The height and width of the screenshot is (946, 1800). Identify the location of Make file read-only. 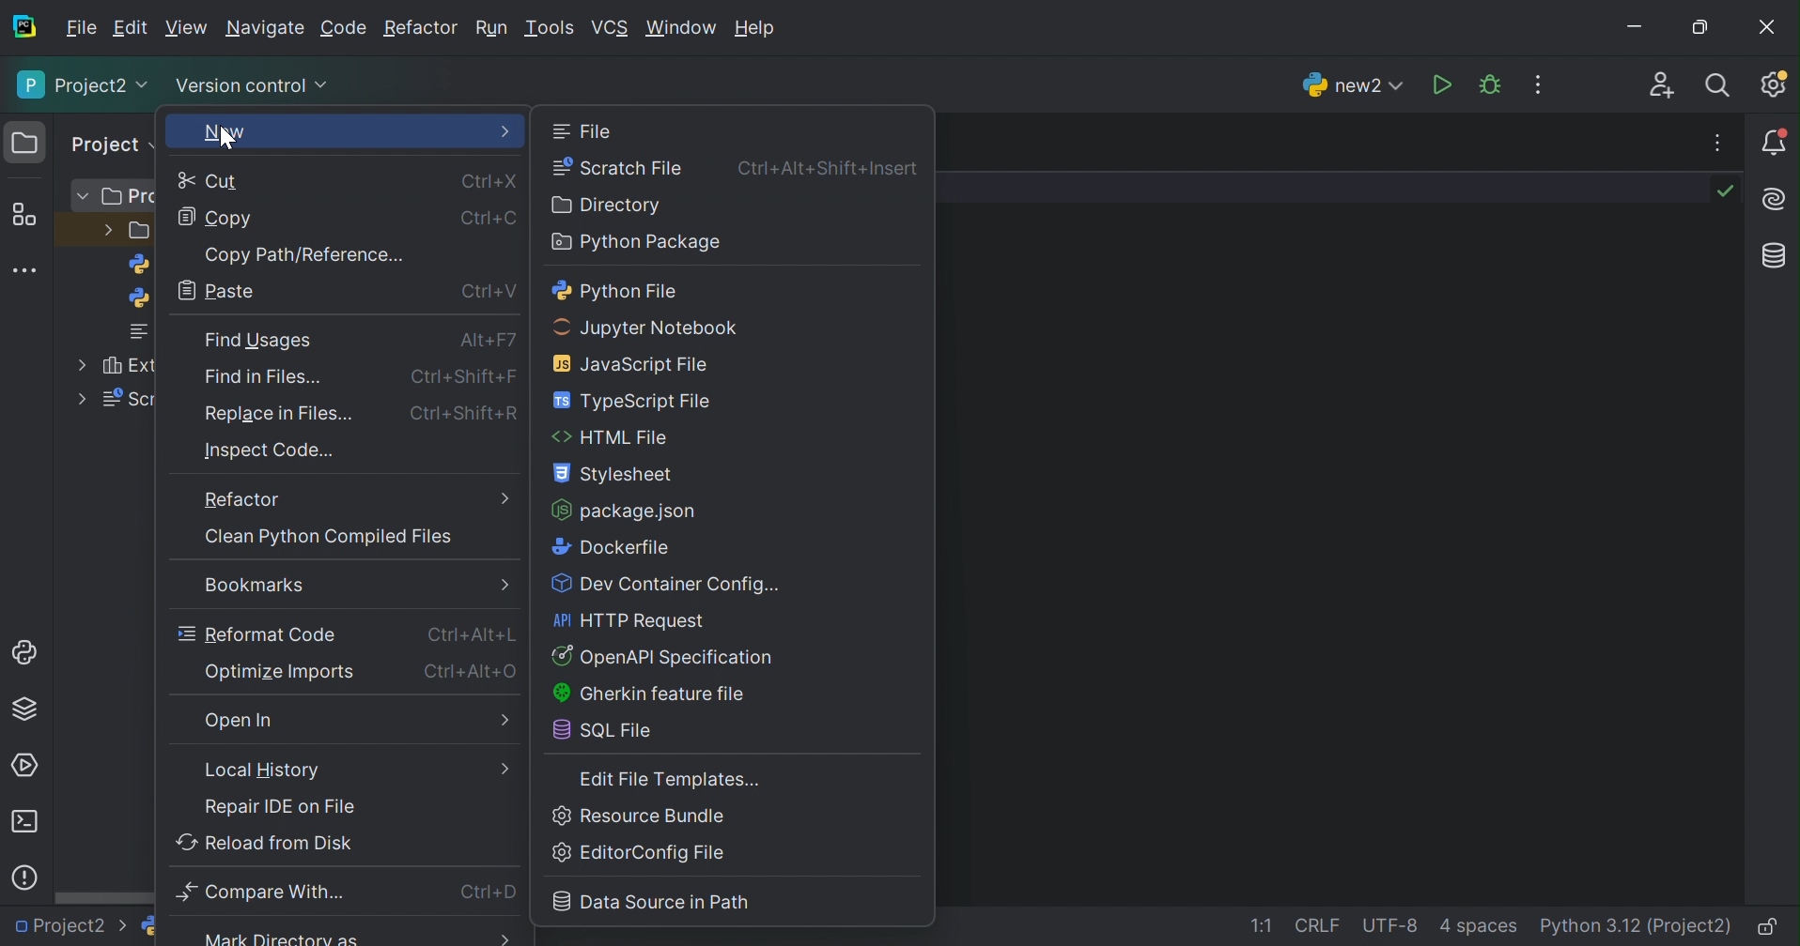
(1774, 927).